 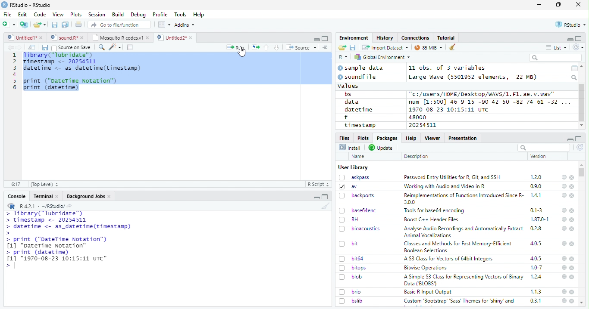 What do you see at coordinates (350, 219) in the screenshot?
I see `BH` at bounding box center [350, 219].